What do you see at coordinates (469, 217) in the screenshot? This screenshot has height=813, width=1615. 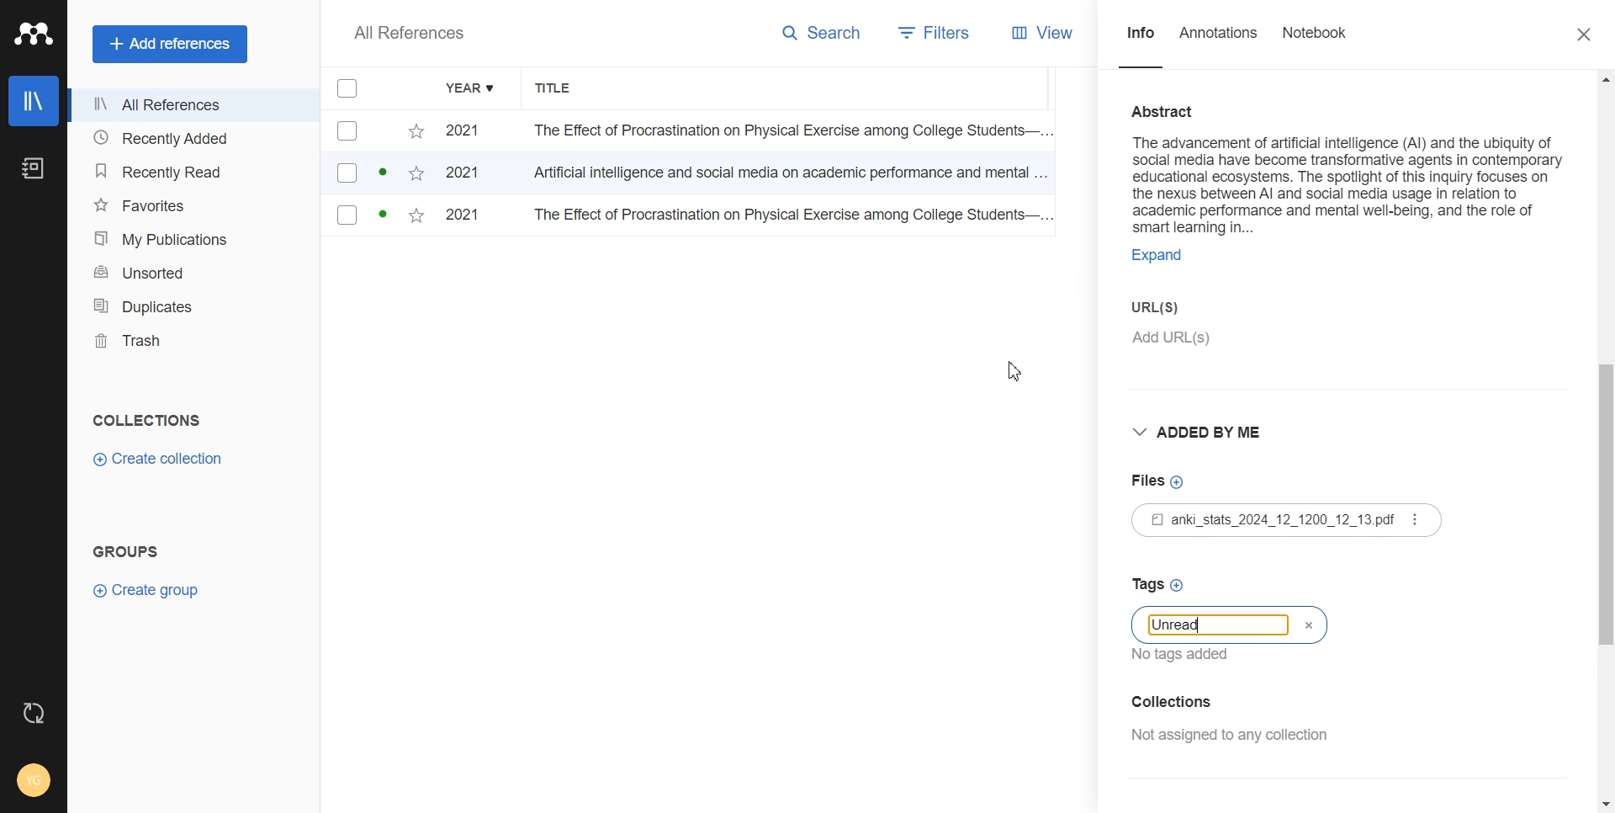 I see `2021` at bounding box center [469, 217].